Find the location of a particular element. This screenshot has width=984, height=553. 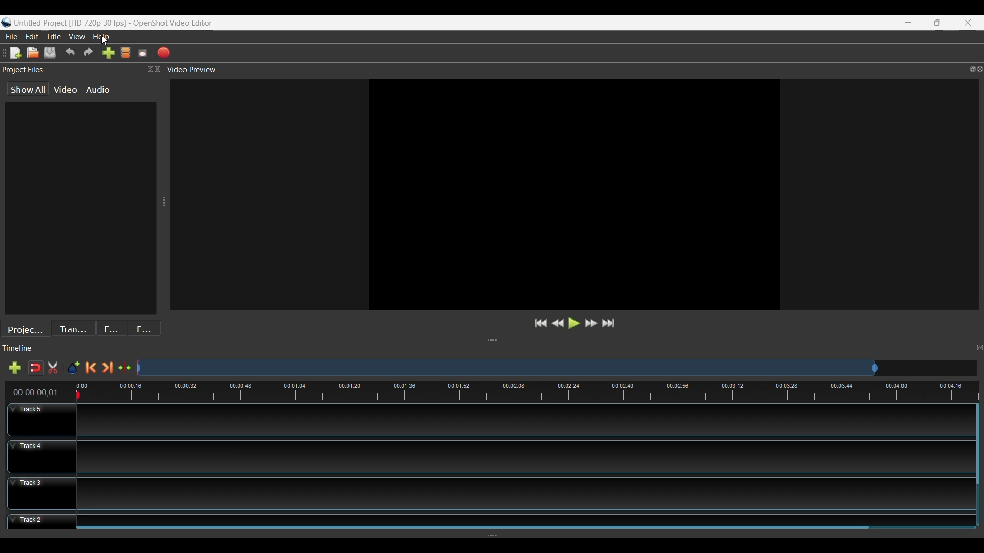

Horizontal Scroll bar is located at coordinates (473, 526).